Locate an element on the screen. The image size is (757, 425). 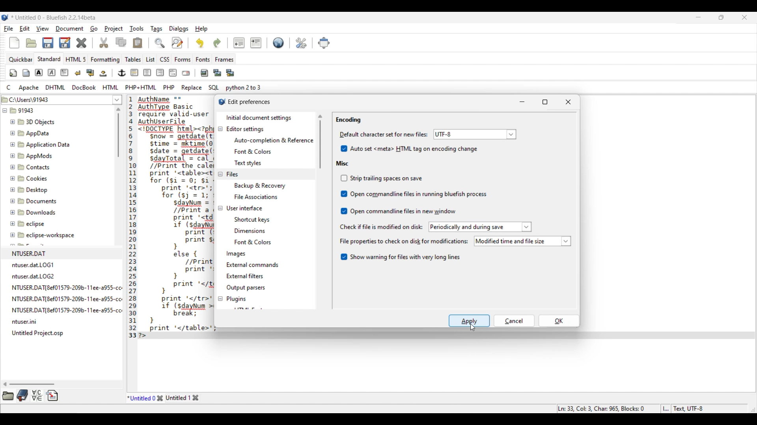
Maximize is located at coordinates (547, 102).